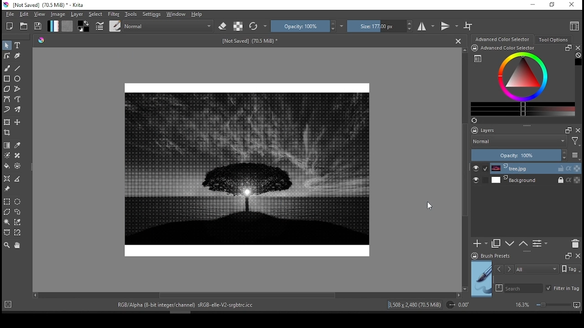 This screenshot has width=584, height=328. I want to click on similar color selection tool, so click(17, 222).